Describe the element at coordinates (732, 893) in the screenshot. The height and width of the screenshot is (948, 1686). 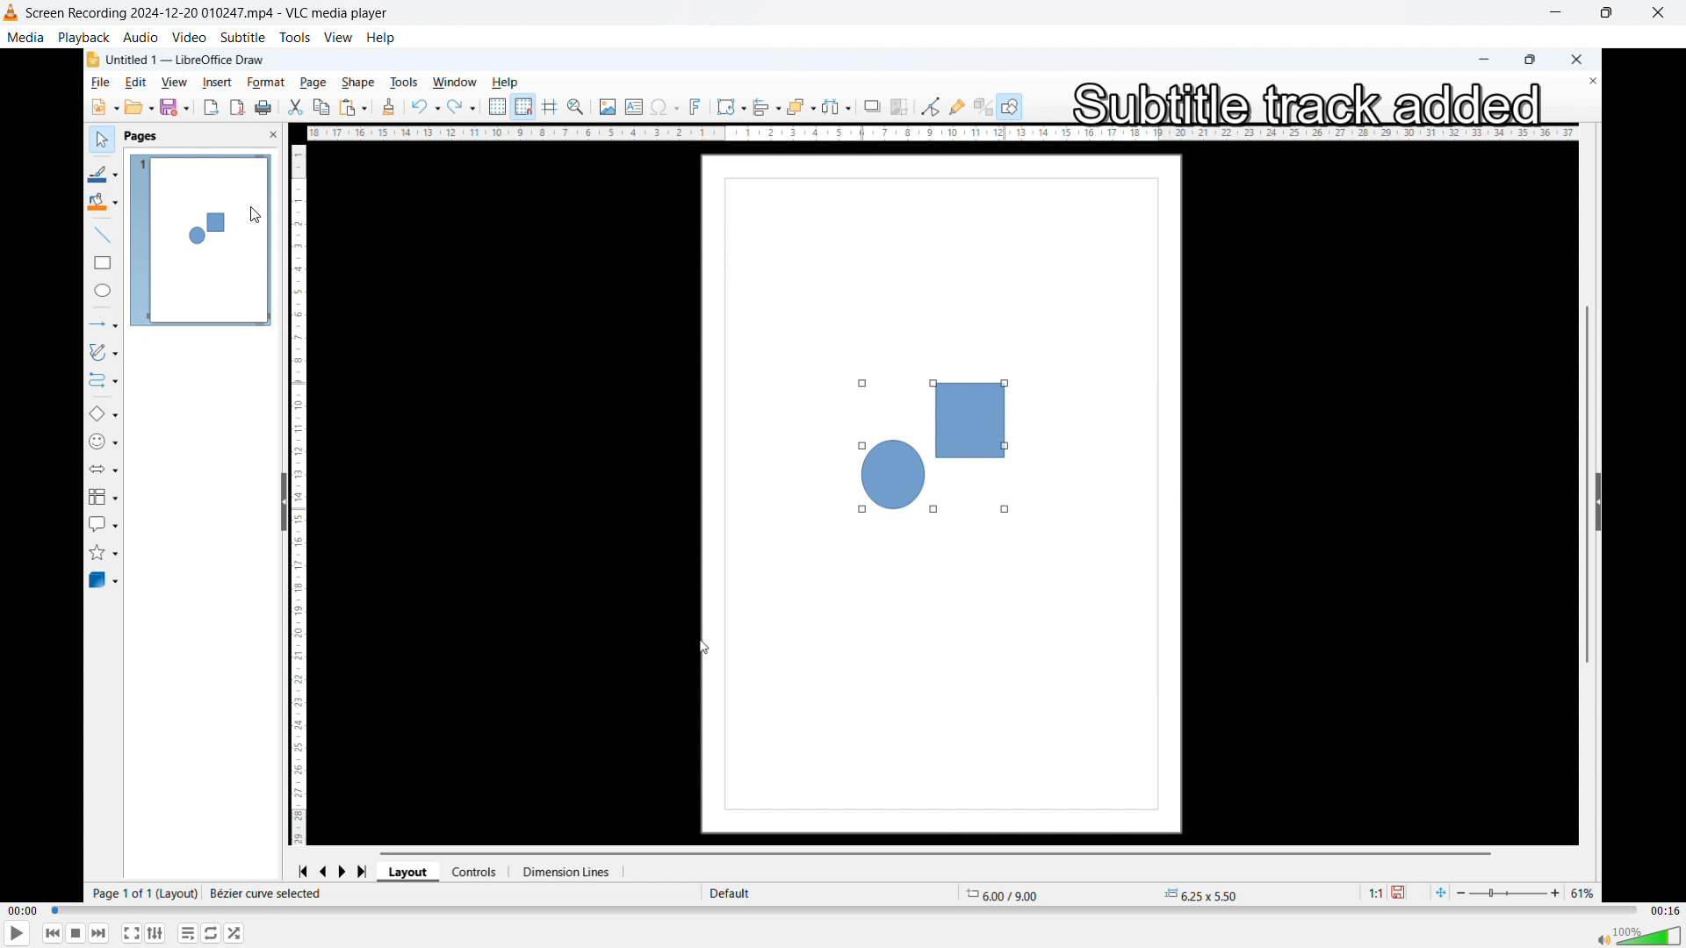
I see `Default` at that location.